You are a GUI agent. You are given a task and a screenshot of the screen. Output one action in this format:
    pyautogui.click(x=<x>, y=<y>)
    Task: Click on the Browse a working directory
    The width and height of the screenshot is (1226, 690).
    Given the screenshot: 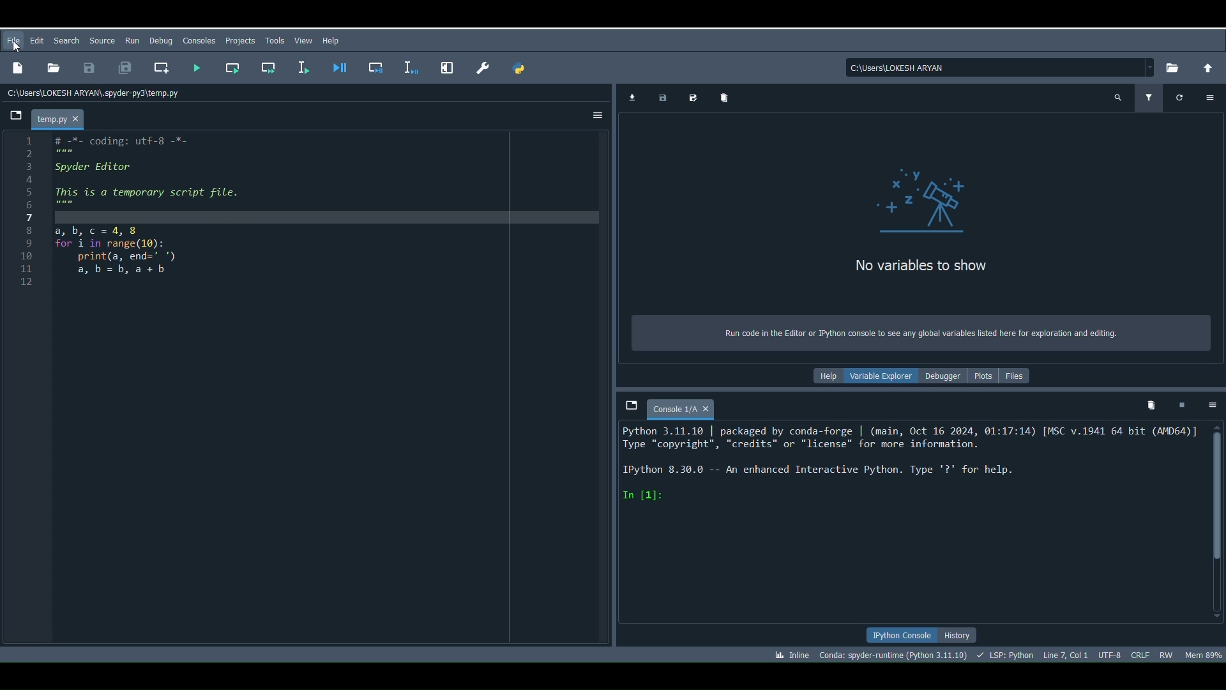 What is the action you would take?
    pyautogui.click(x=1174, y=68)
    